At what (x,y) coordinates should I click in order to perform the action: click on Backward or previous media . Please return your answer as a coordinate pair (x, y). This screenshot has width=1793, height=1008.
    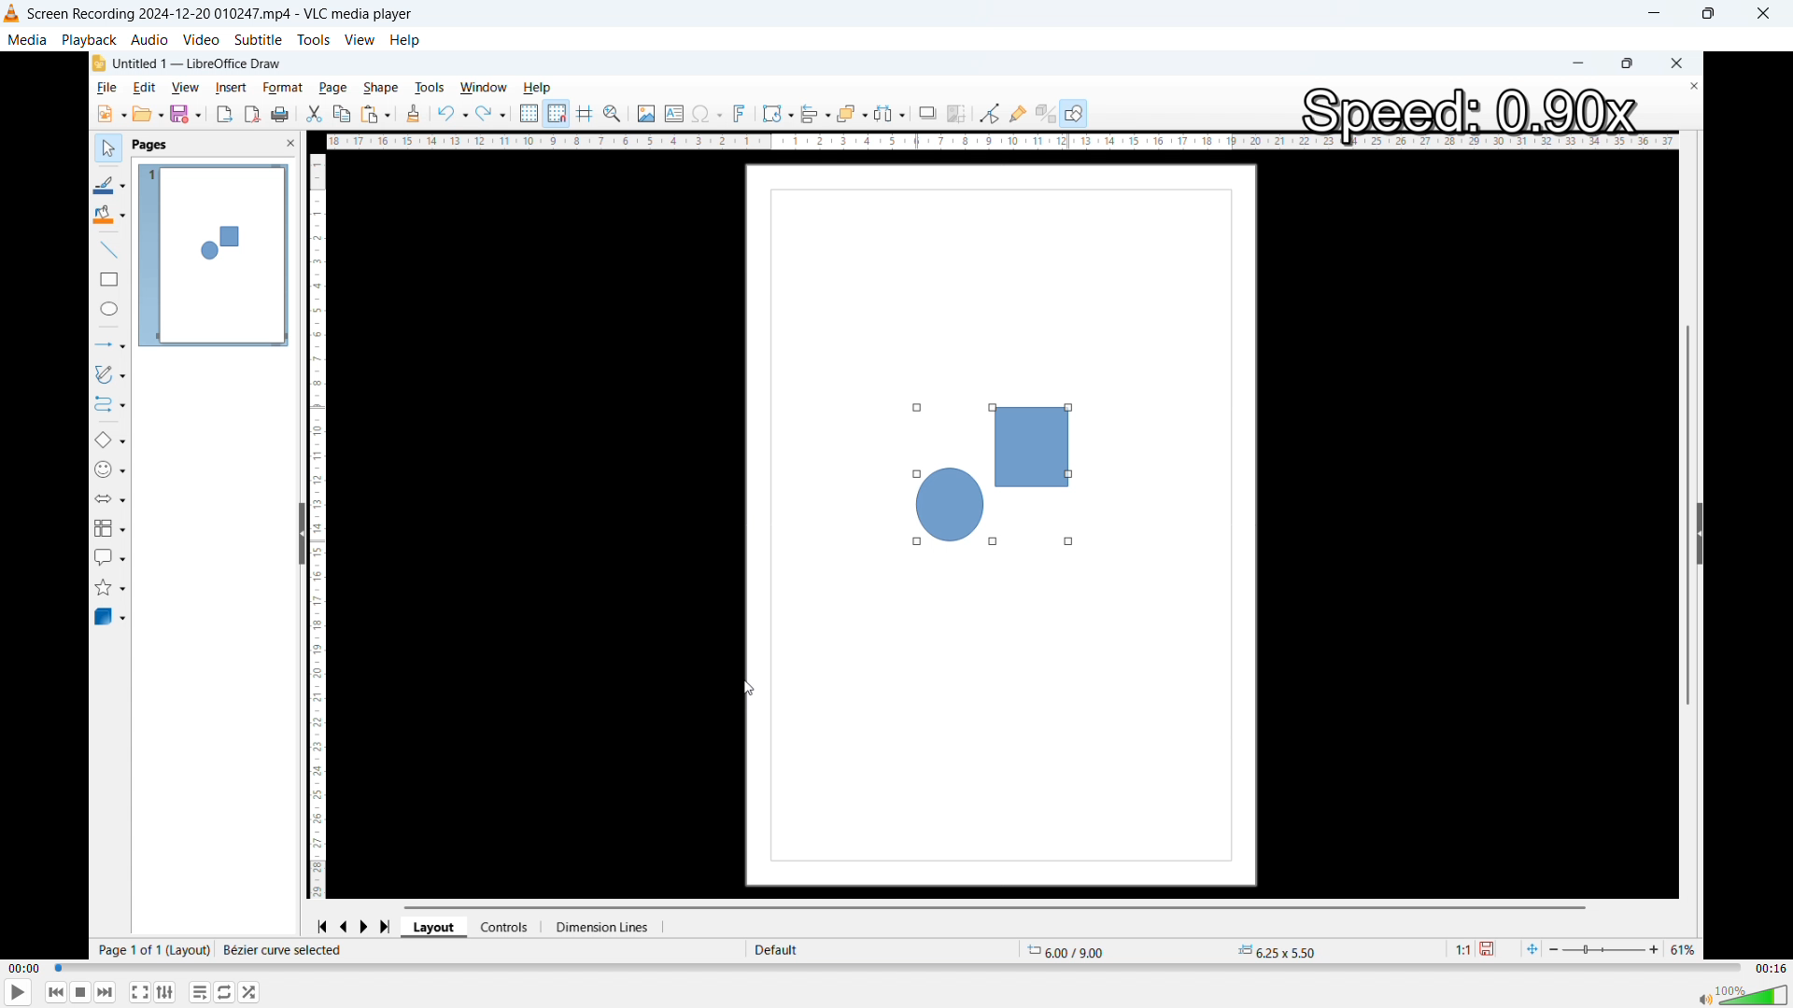
    Looking at the image, I should click on (56, 992).